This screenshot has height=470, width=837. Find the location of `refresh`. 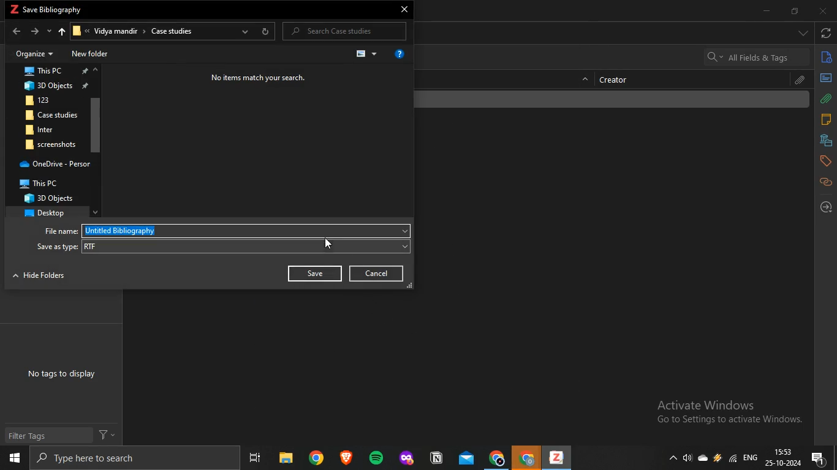

refresh is located at coordinates (265, 31).